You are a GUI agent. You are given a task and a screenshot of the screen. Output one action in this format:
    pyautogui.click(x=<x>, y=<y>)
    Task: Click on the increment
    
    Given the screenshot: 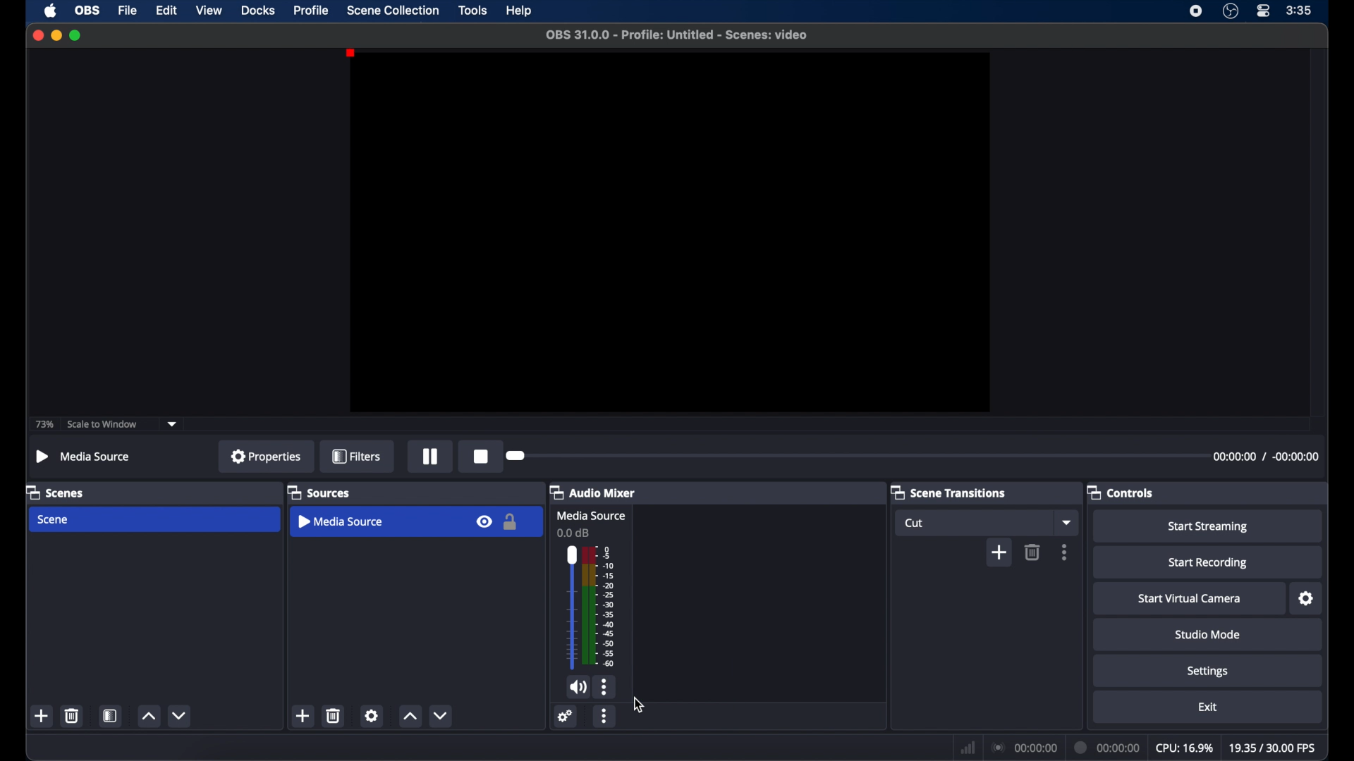 What is the action you would take?
    pyautogui.click(x=148, y=715)
    